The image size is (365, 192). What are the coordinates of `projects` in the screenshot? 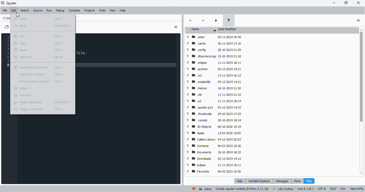 It's located at (90, 10).